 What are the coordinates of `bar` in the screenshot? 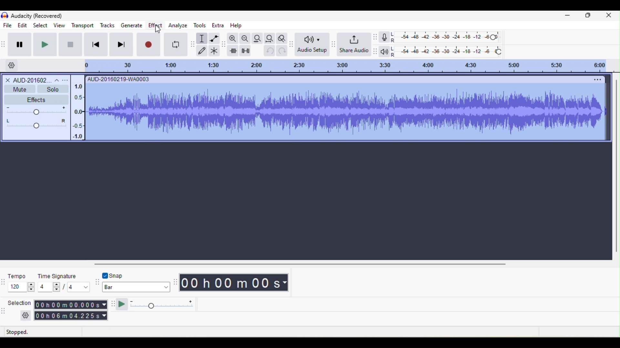 It's located at (136, 287).